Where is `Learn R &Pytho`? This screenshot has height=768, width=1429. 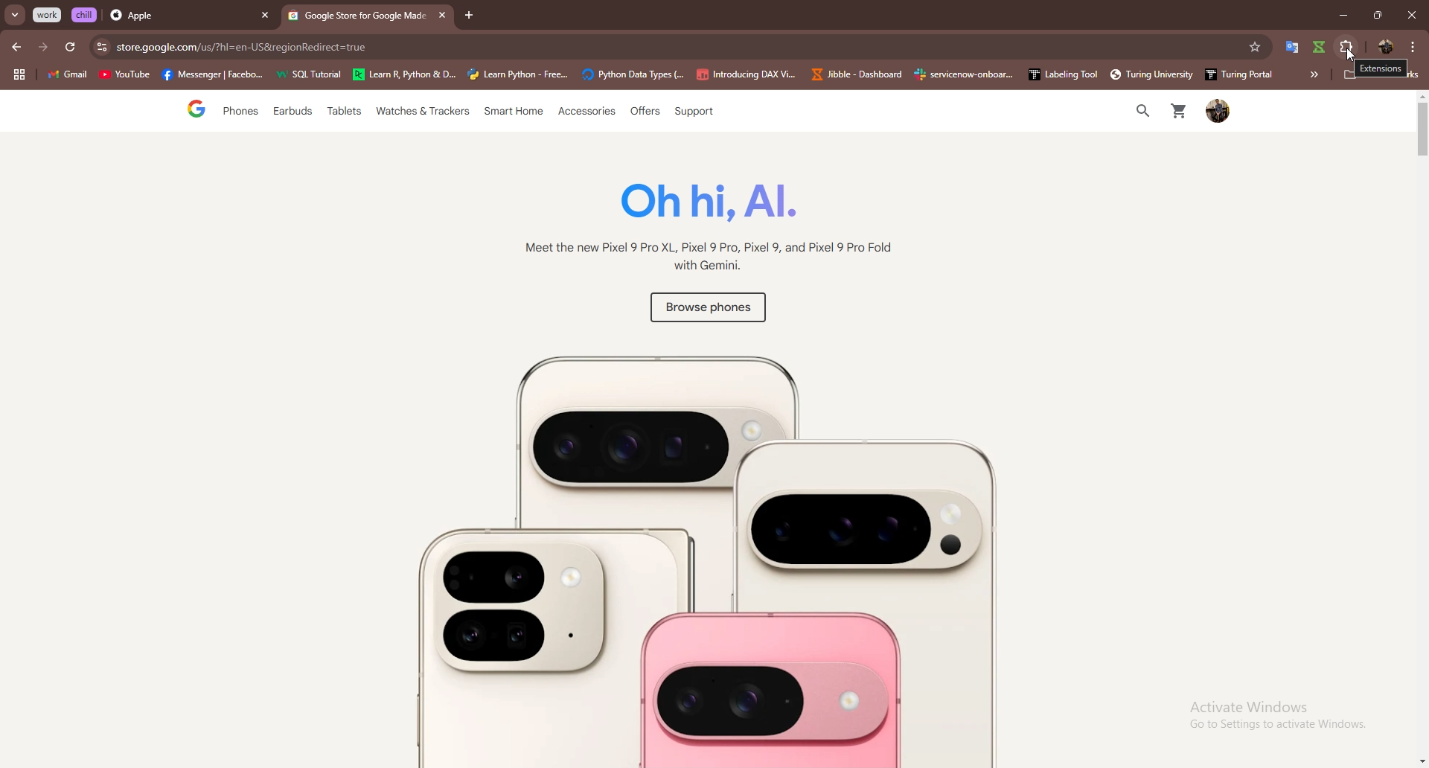
Learn R &Pytho is located at coordinates (405, 75).